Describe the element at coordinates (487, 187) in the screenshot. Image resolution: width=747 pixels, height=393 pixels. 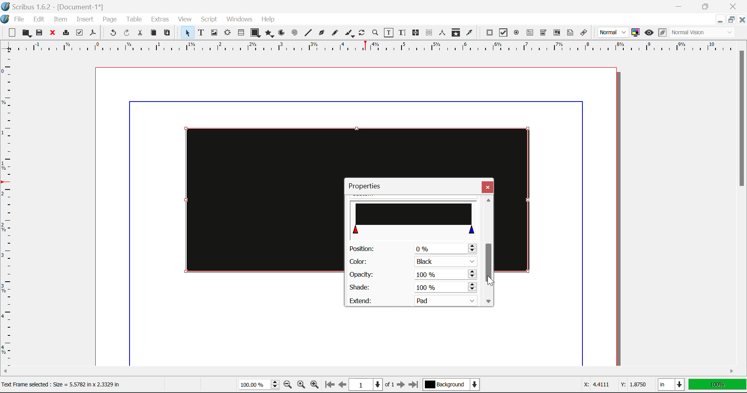
I see `Close` at that location.